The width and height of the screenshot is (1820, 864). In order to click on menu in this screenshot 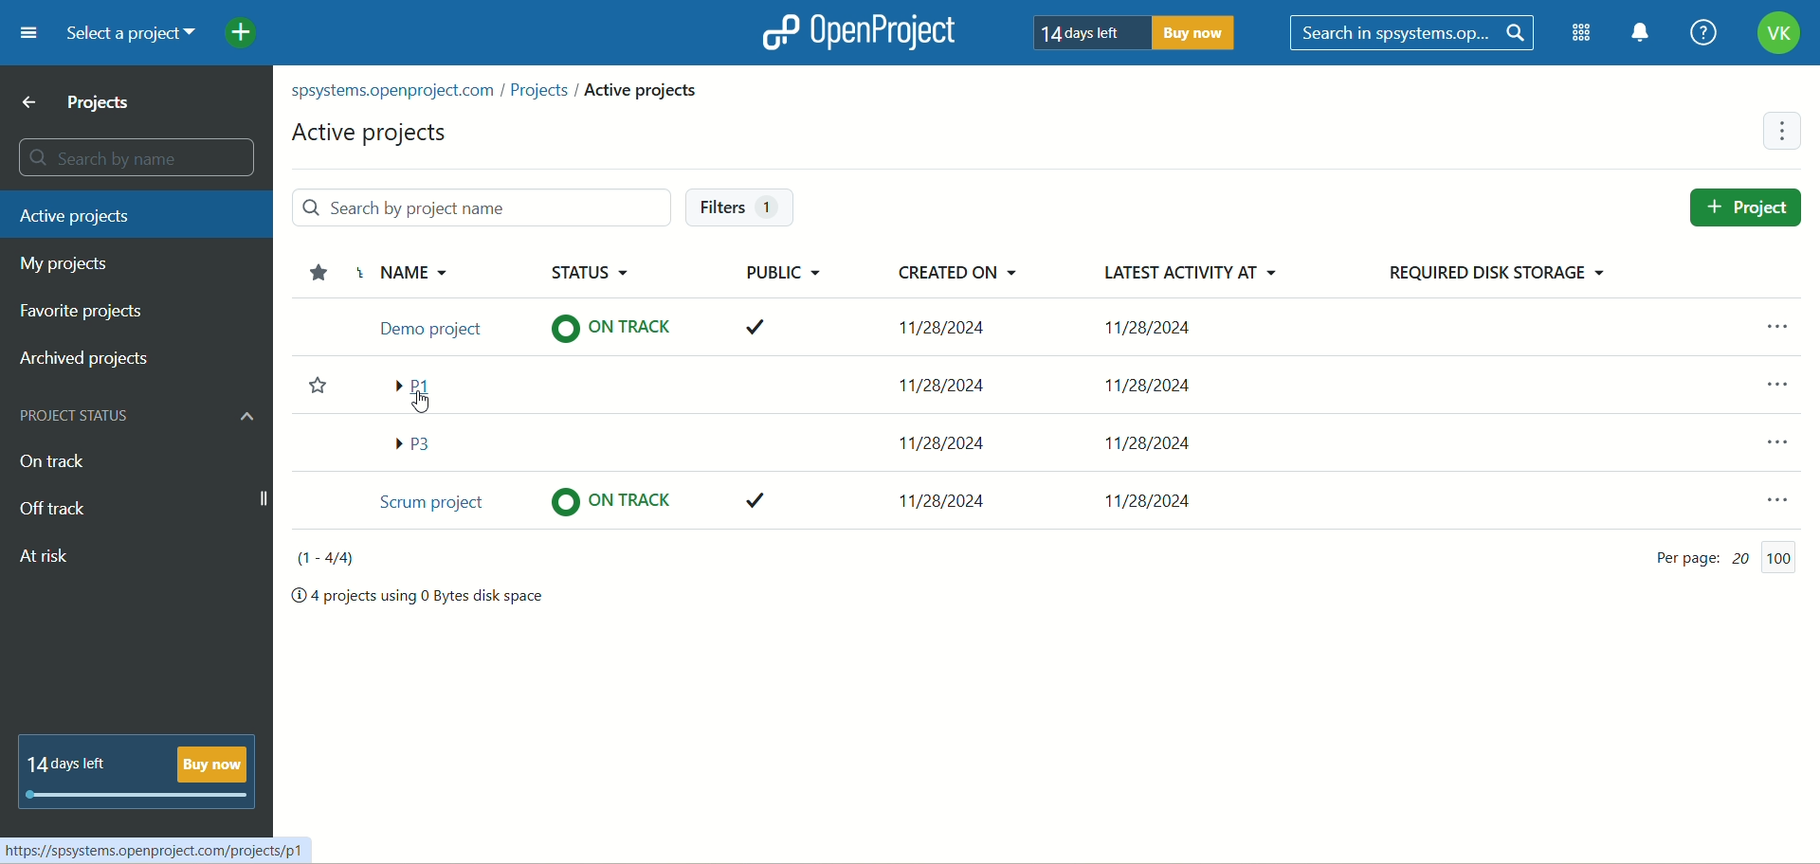, I will do `click(1782, 436)`.